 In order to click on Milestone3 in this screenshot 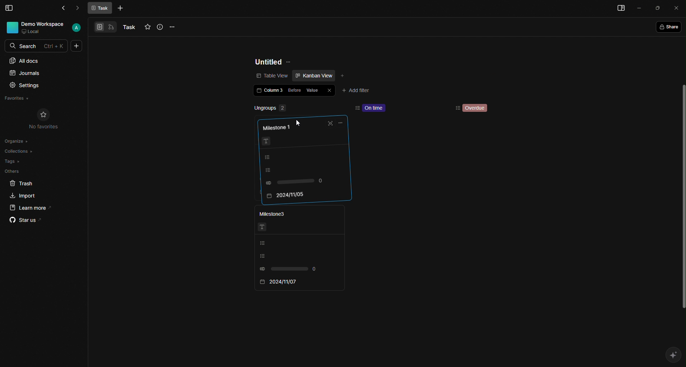, I will do `click(273, 212)`.